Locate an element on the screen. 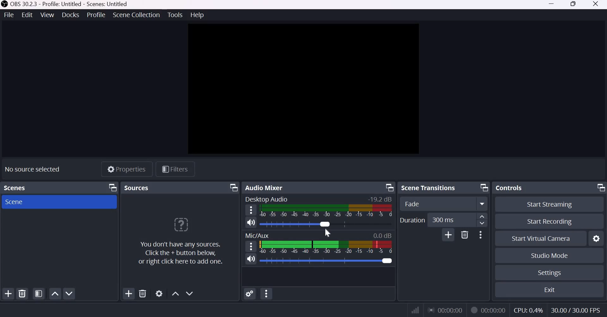 Image resolution: width=607 pixels, height=317 pixels. Close is located at coordinates (598, 5).